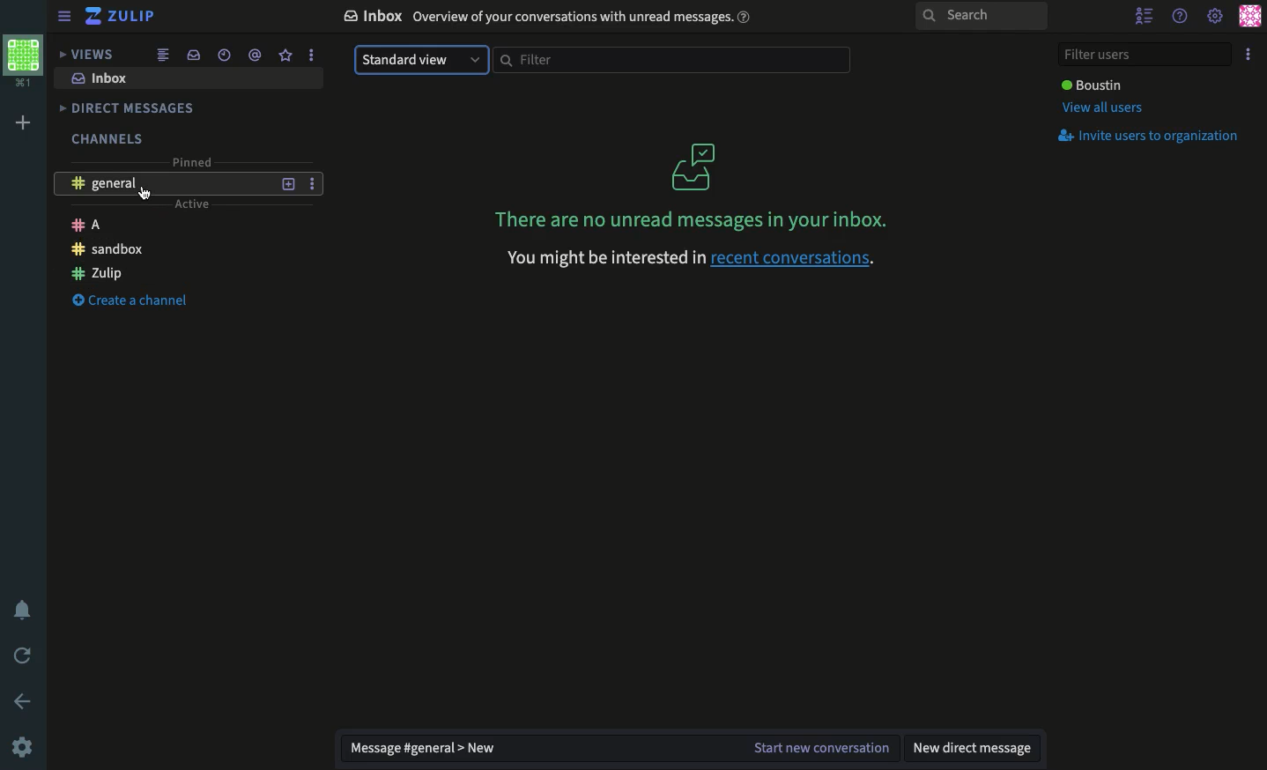 This screenshot has width=1267, height=770. Describe the element at coordinates (22, 700) in the screenshot. I see `Back` at that location.